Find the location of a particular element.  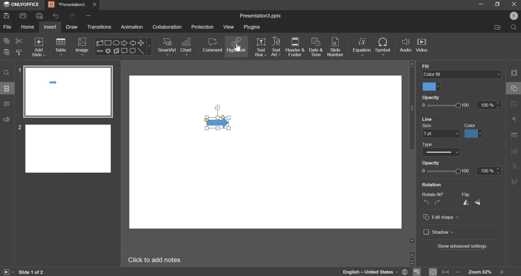

Chart settings is located at coordinates (514, 151).